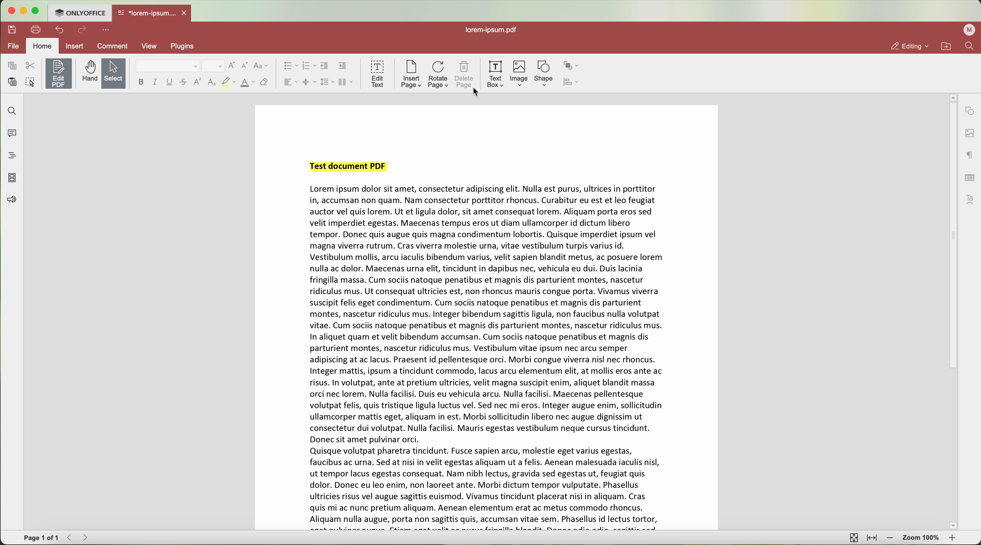 This screenshot has height=545, width=981. What do you see at coordinates (43, 46) in the screenshot?
I see `home` at bounding box center [43, 46].